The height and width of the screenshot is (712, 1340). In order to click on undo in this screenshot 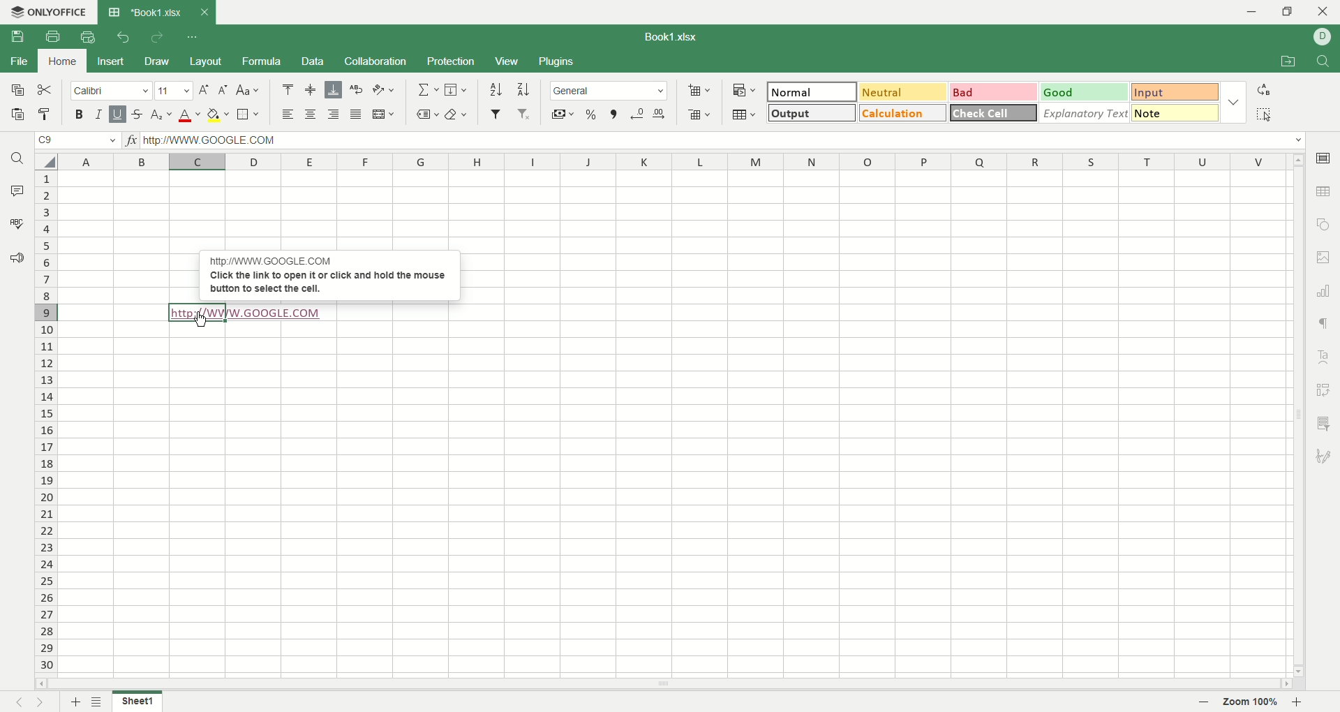, I will do `click(124, 37)`.